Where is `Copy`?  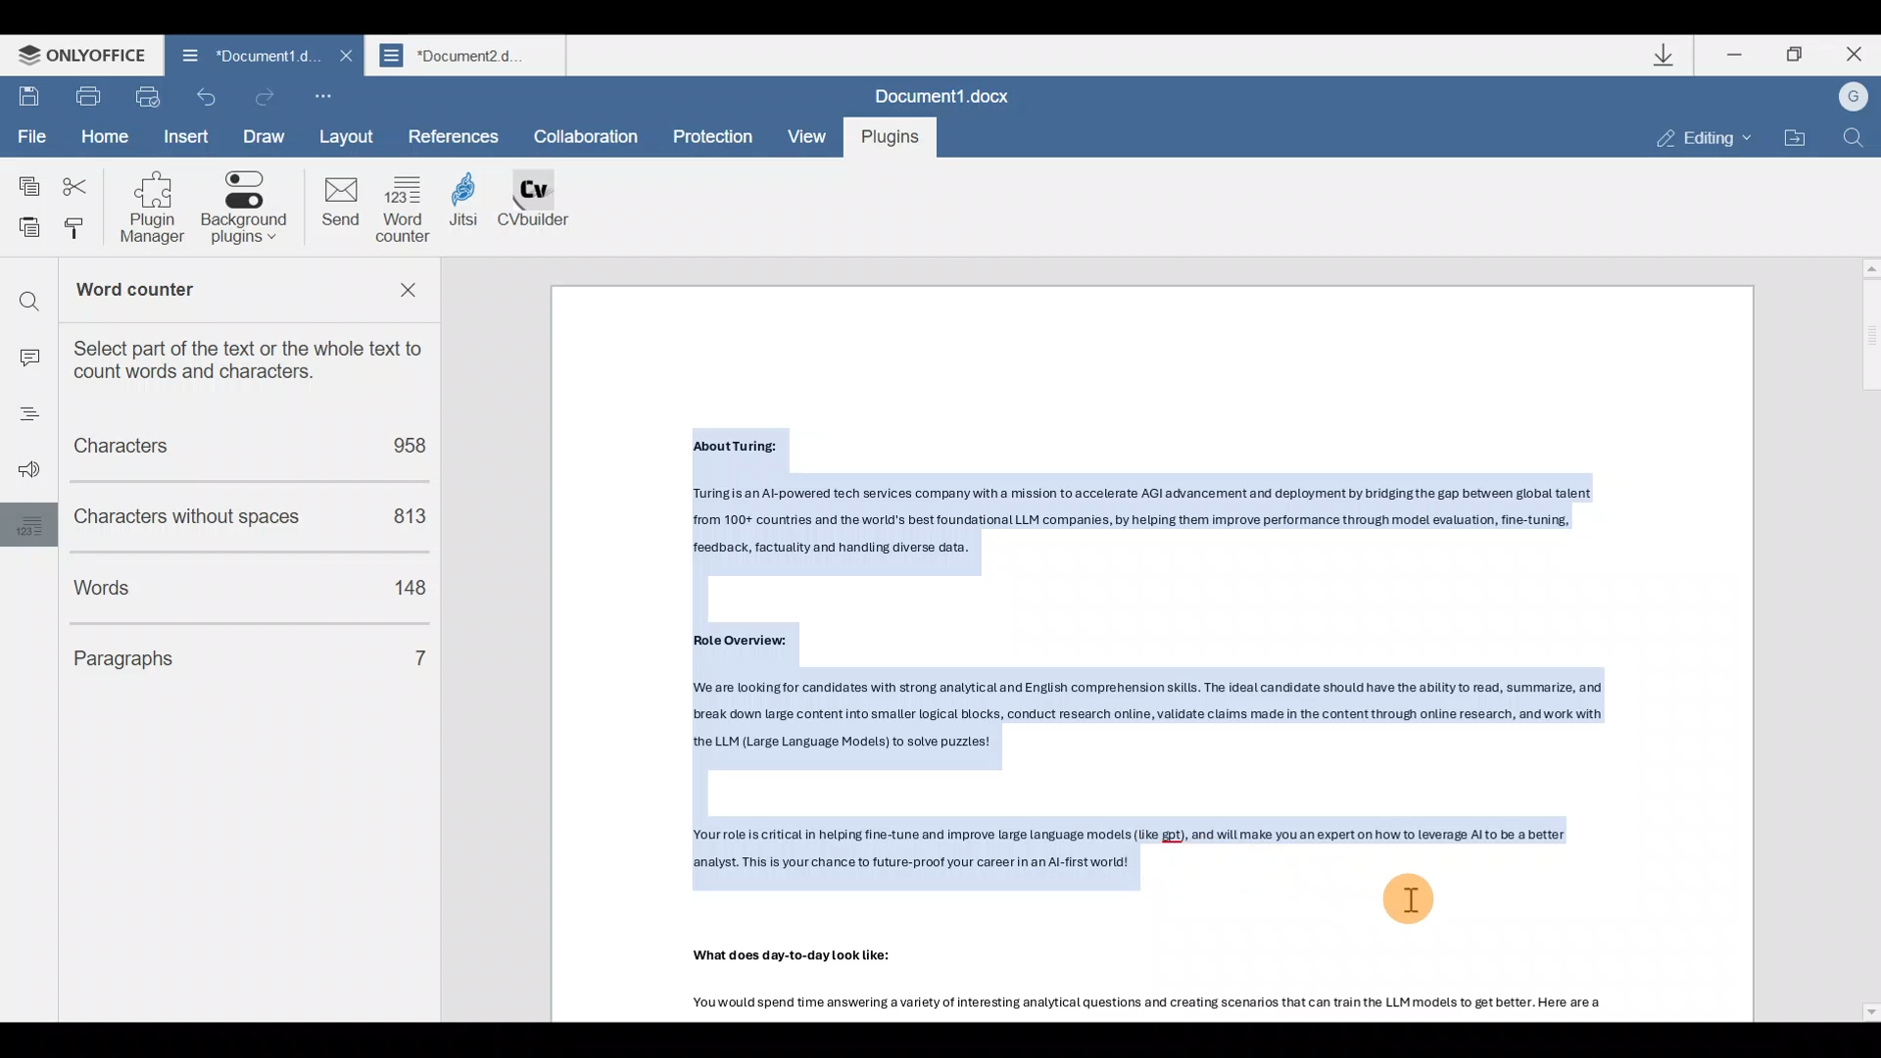
Copy is located at coordinates (26, 184).